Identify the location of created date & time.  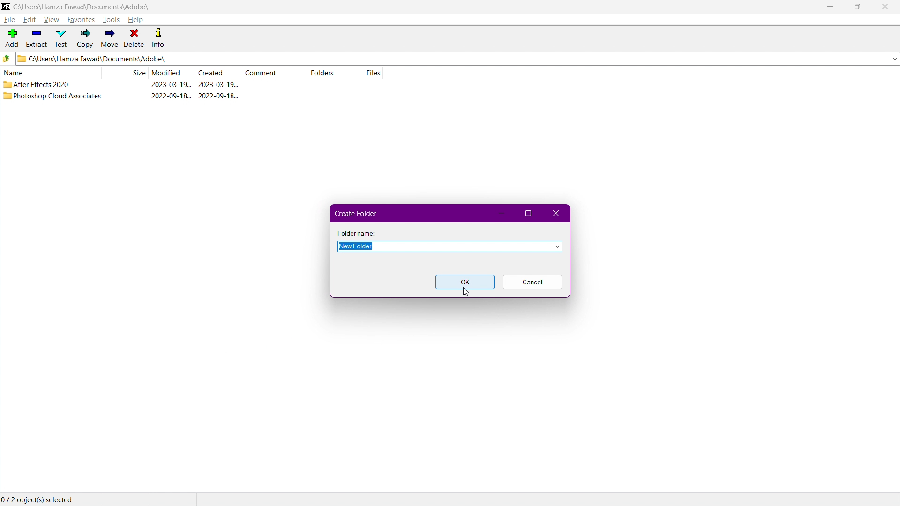
(219, 96).